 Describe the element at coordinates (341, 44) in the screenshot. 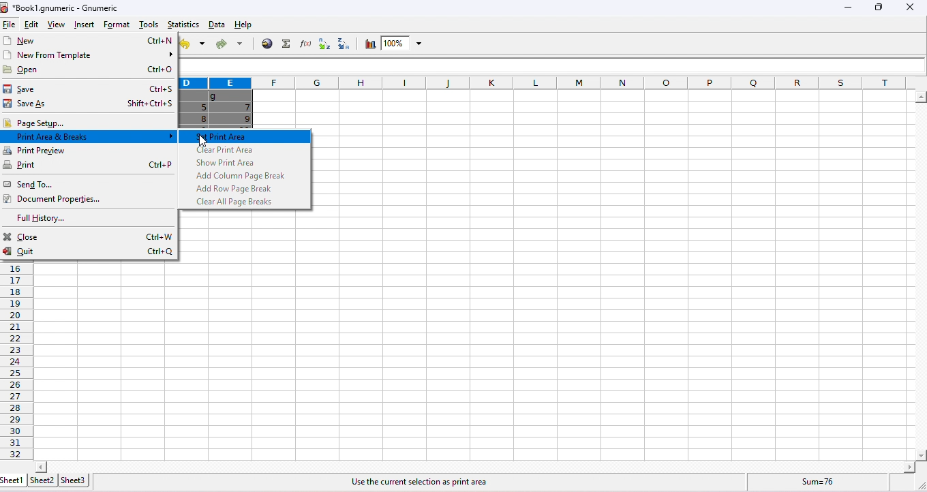

I see `sort descending` at that location.